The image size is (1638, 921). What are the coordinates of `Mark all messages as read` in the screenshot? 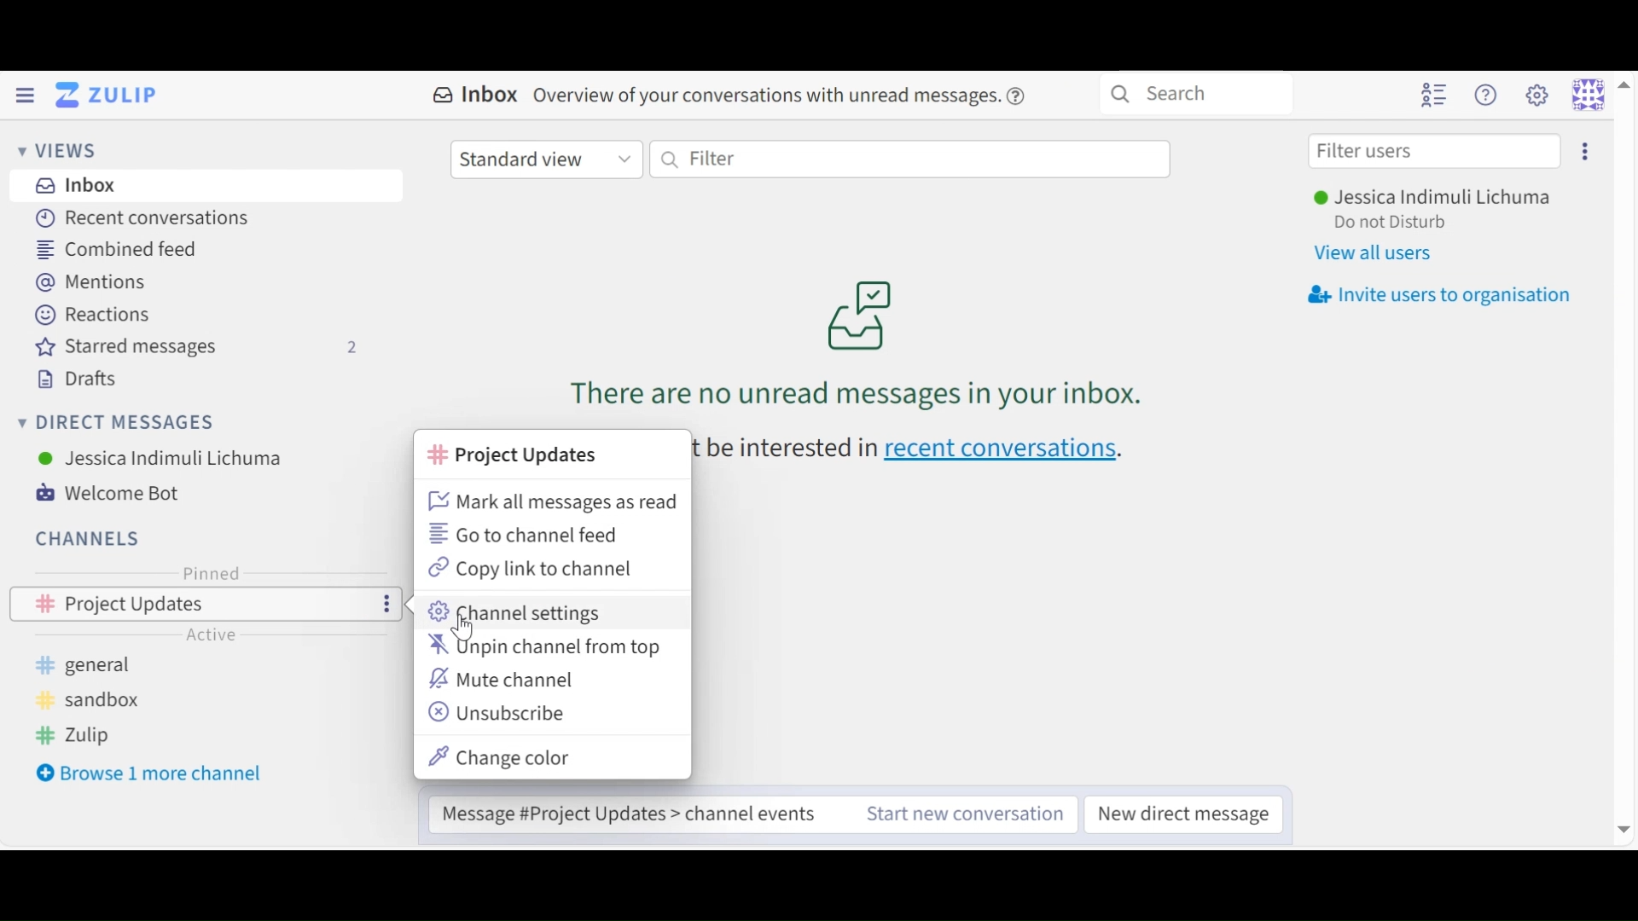 It's located at (551, 502).